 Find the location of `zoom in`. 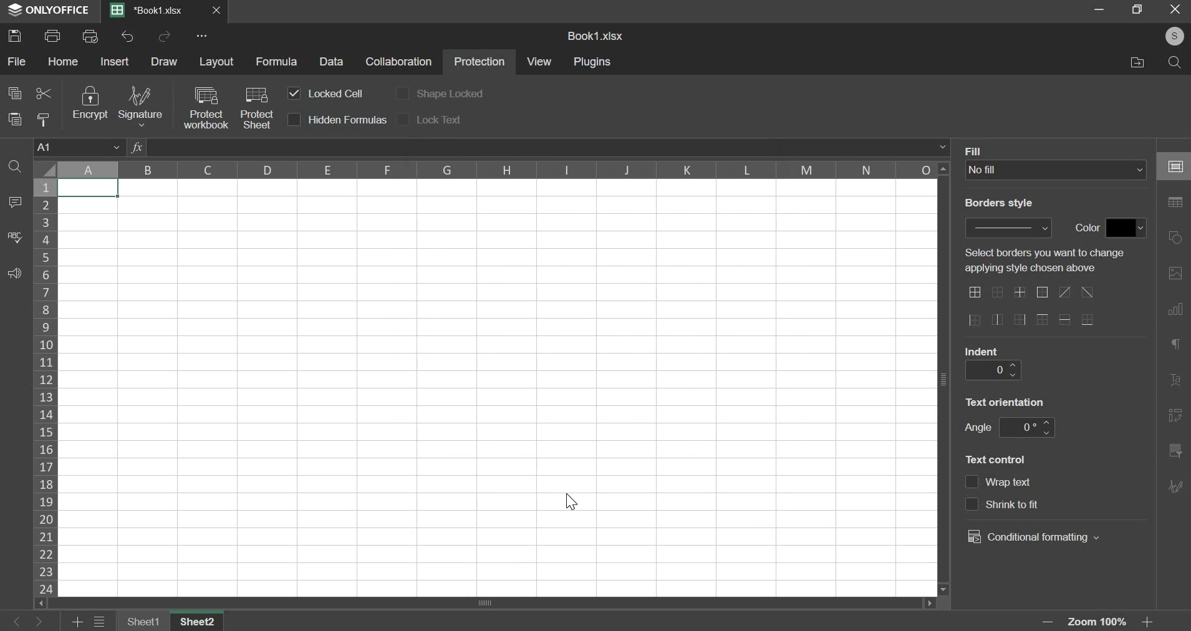

zoom in is located at coordinates (1150, 622).